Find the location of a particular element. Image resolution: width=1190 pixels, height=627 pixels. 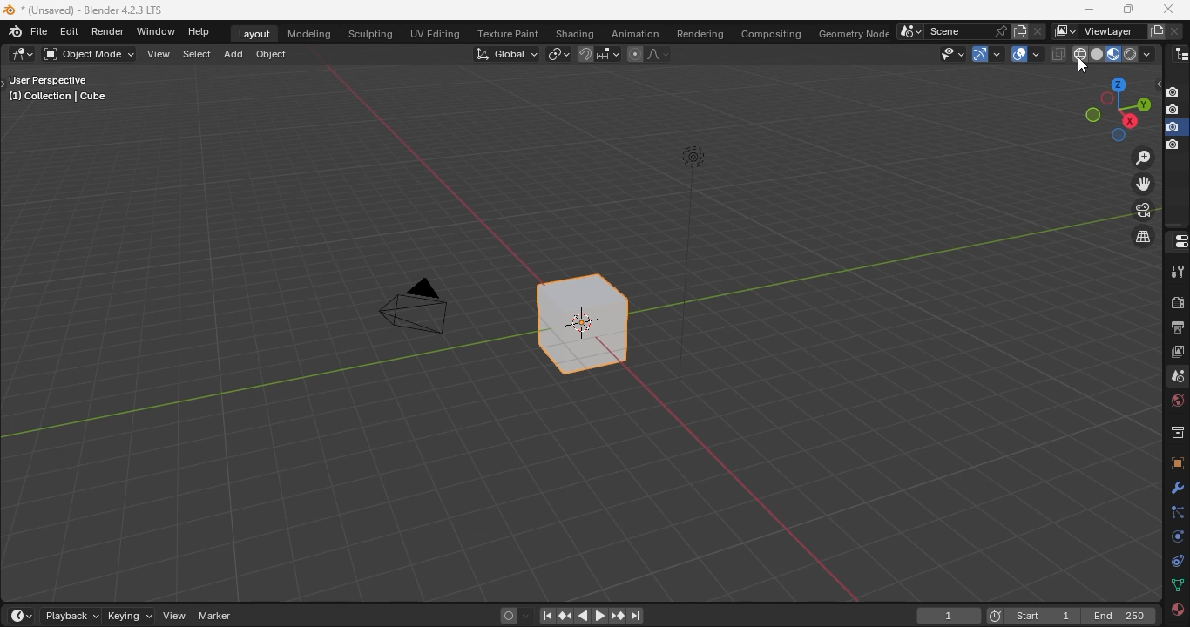

transform pivot table is located at coordinates (560, 55).